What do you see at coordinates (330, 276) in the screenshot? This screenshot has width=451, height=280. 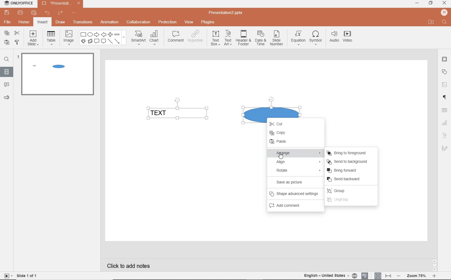 I see `TEXT LANGUAGE` at bounding box center [330, 276].